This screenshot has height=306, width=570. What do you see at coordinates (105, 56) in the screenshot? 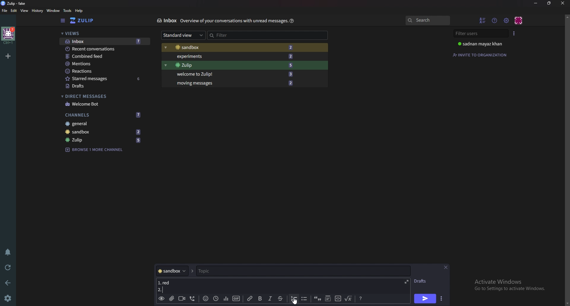
I see `Combine feed` at bounding box center [105, 56].